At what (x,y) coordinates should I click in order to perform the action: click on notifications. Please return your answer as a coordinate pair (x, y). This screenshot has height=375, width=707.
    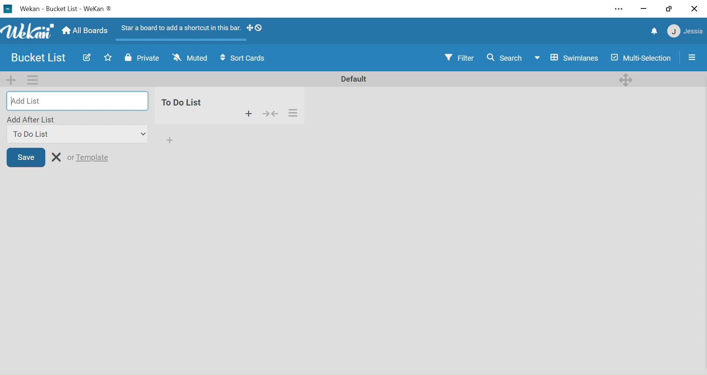
    Looking at the image, I should click on (655, 32).